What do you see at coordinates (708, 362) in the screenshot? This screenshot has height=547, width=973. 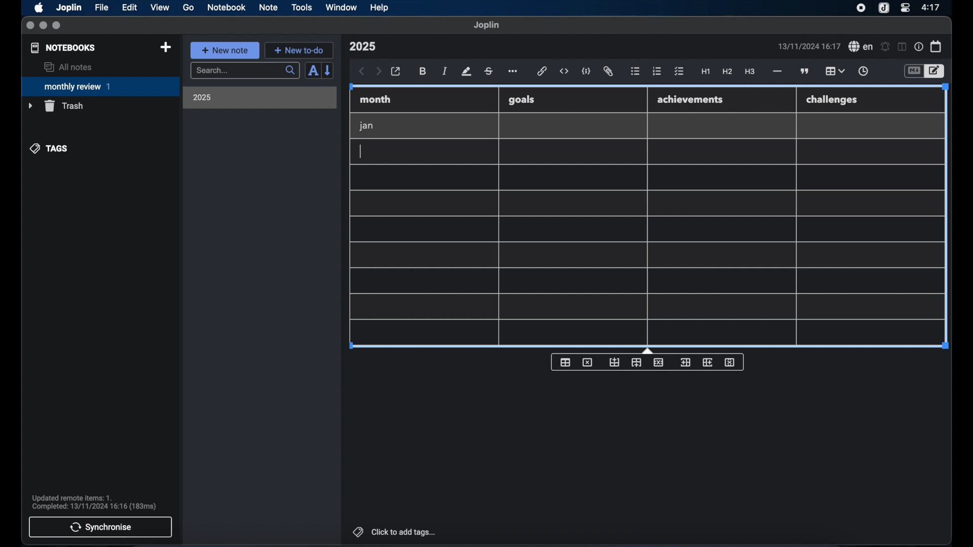 I see `insert column after` at bounding box center [708, 362].